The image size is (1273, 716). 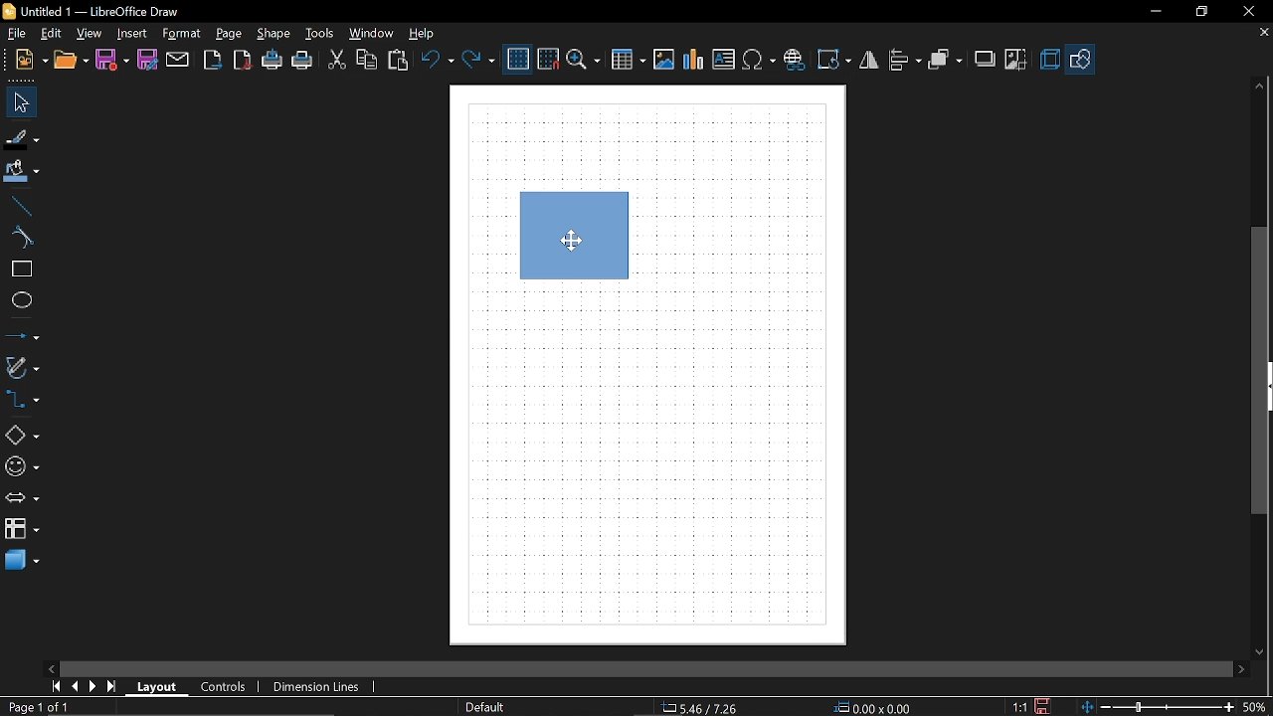 What do you see at coordinates (1155, 708) in the screenshot?
I see `Change Zoom` at bounding box center [1155, 708].